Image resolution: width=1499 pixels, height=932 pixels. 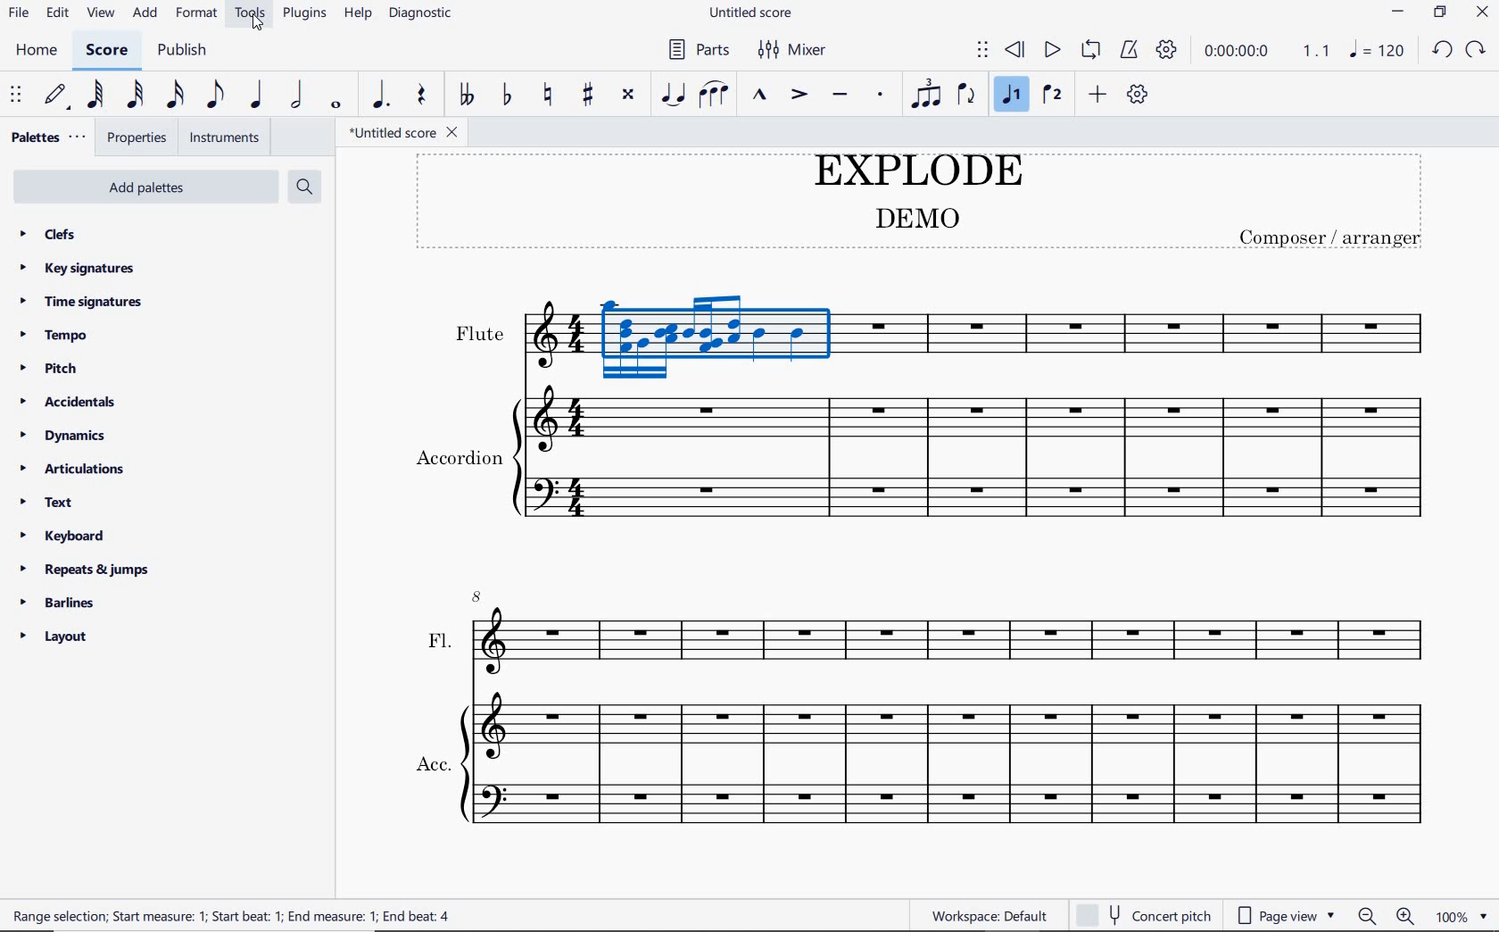 What do you see at coordinates (589, 96) in the screenshot?
I see `toggle sharp` at bounding box center [589, 96].